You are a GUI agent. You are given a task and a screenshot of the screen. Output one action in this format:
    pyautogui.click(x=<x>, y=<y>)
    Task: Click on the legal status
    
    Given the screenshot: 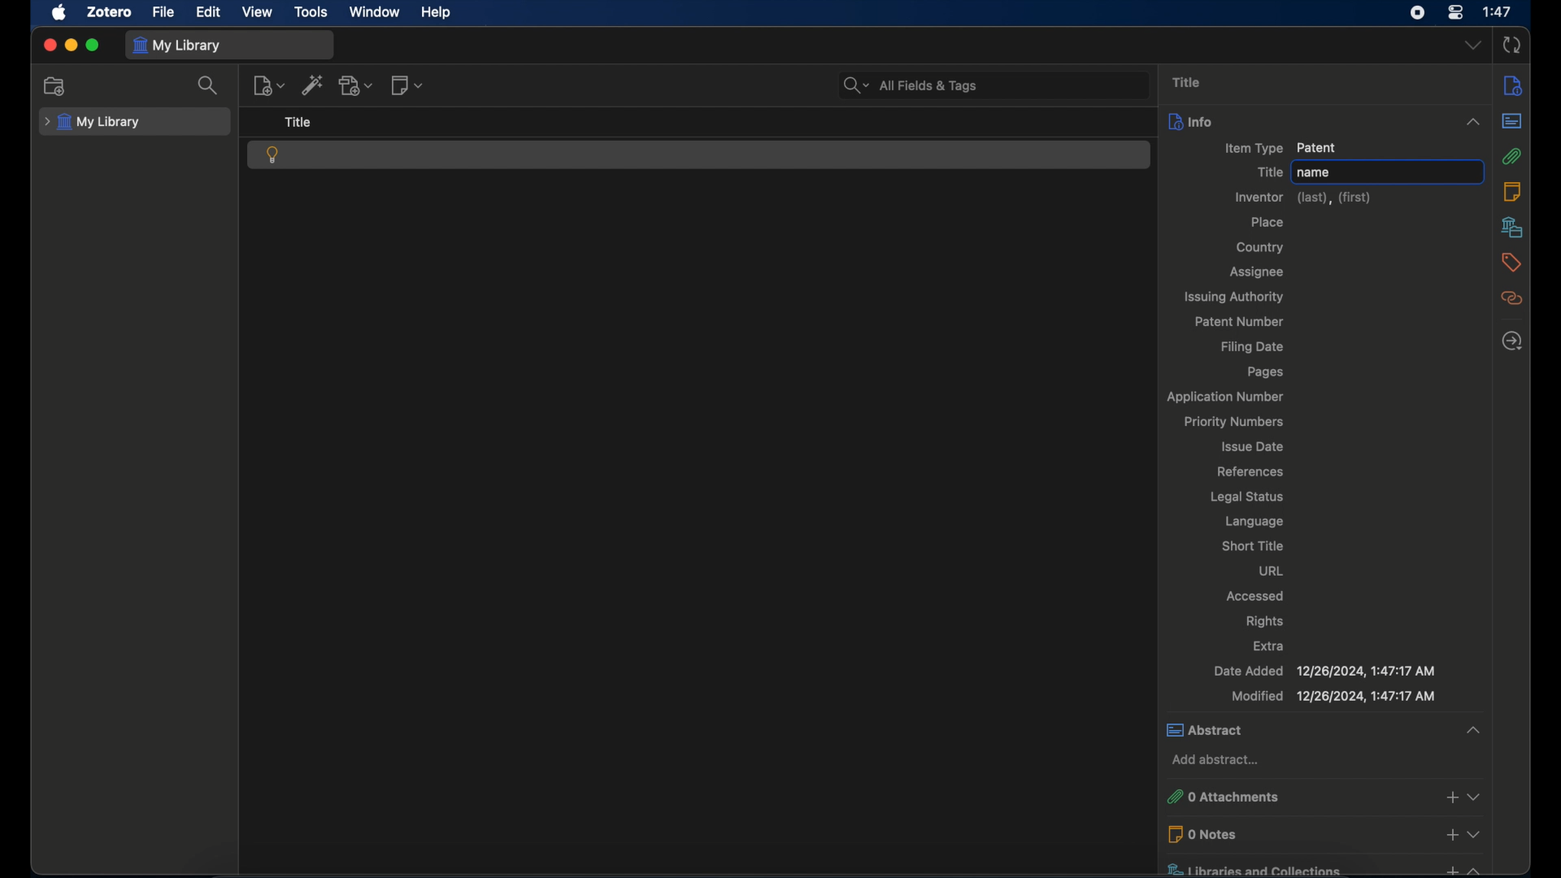 What is the action you would take?
    pyautogui.click(x=1247, y=497)
    